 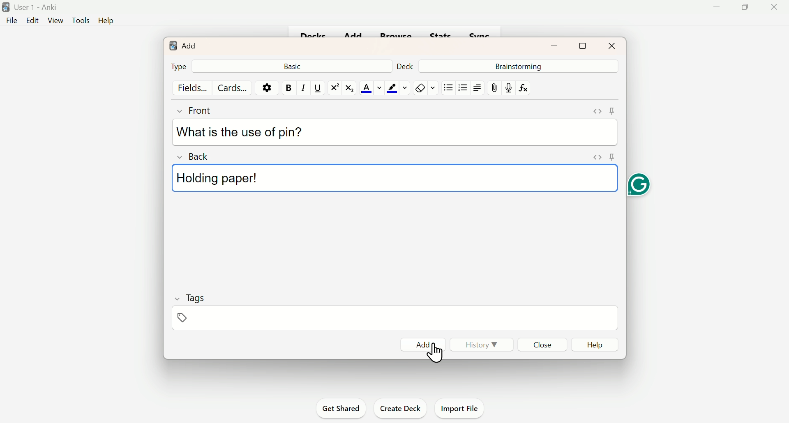 What do you see at coordinates (397, 87) in the screenshot?
I see `Color` at bounding box center [397, 87].